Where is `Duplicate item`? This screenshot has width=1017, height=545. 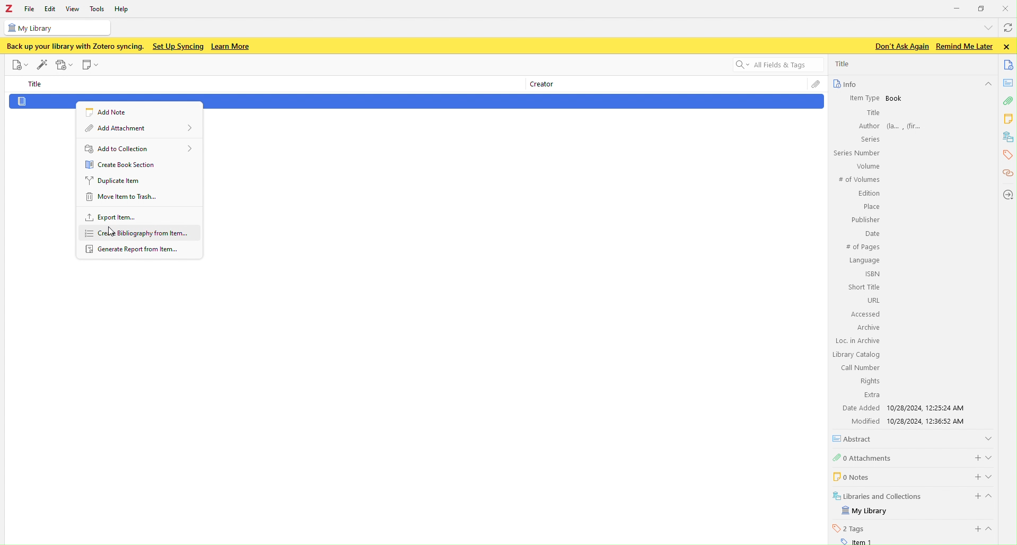
Duplicate item is located at coordinates (116, 182).